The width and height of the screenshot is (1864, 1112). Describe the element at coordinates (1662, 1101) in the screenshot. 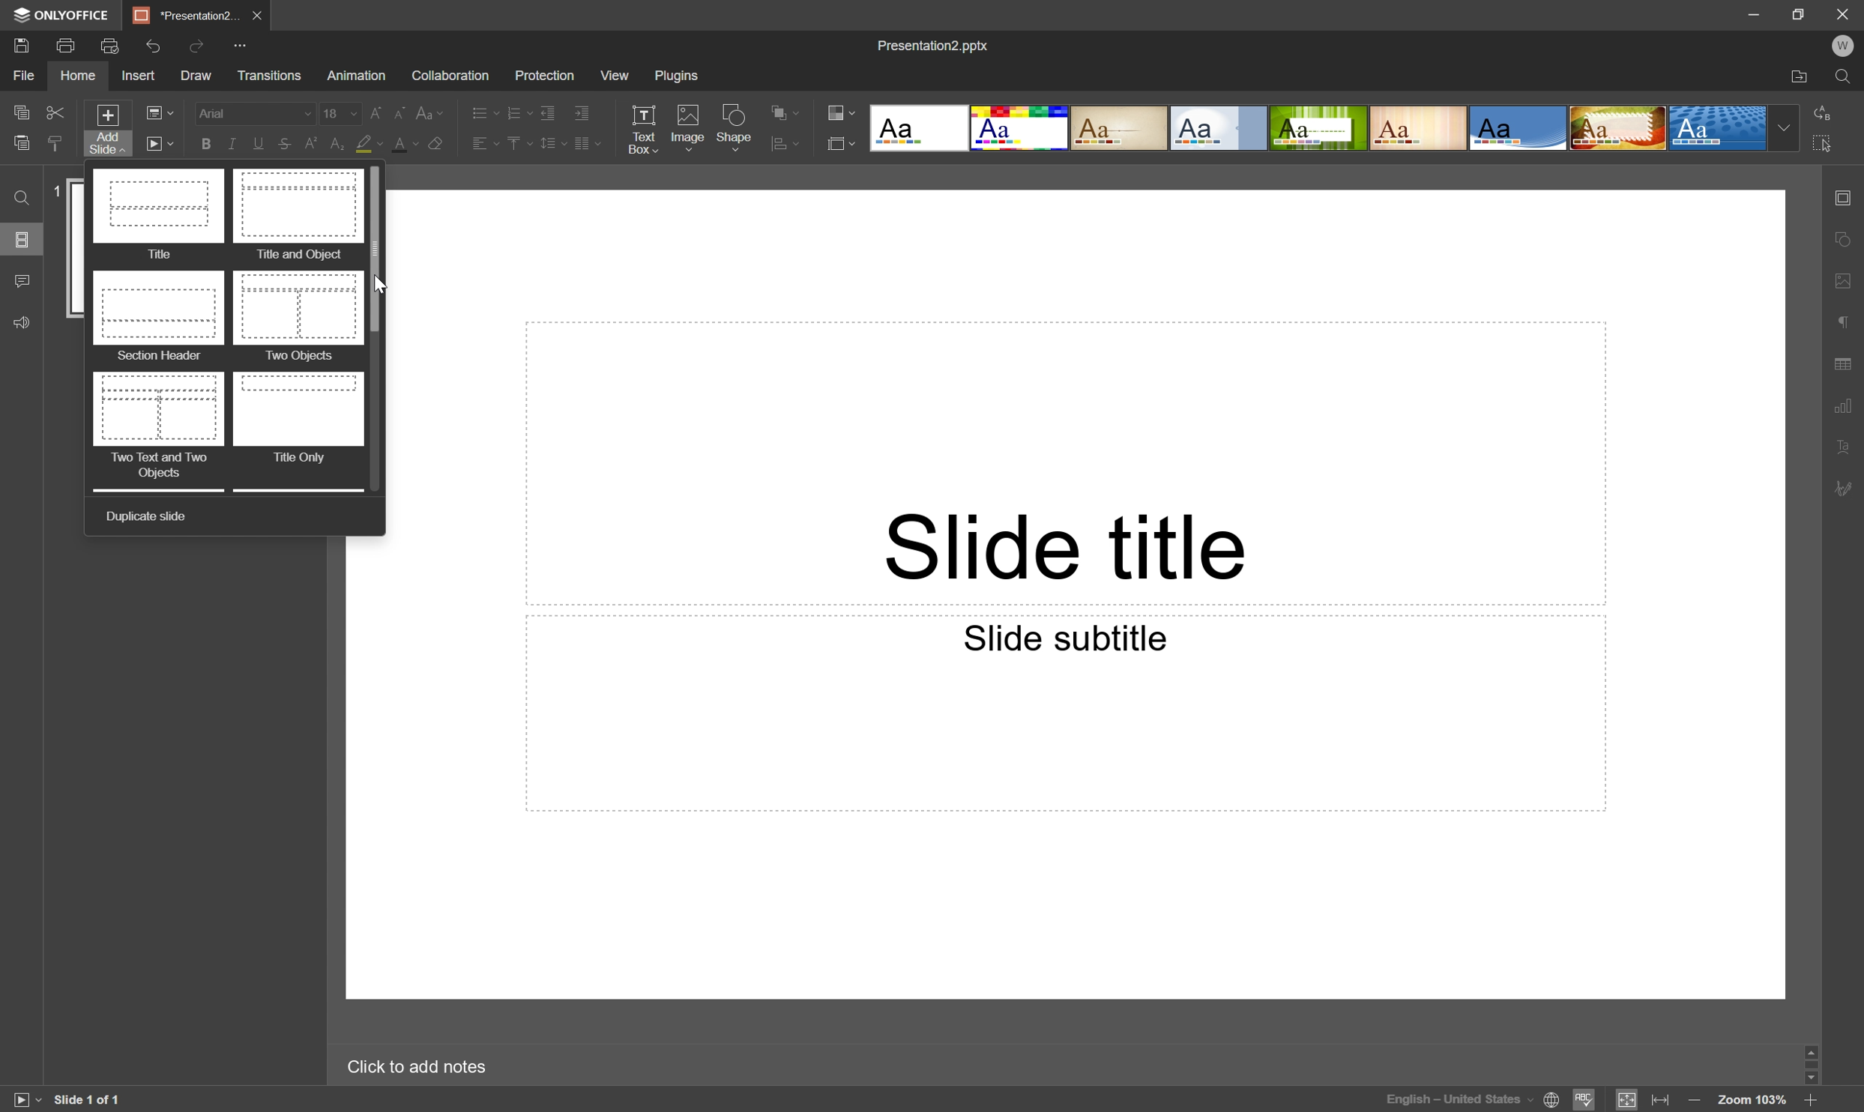

I see `Fit to width` at that location.